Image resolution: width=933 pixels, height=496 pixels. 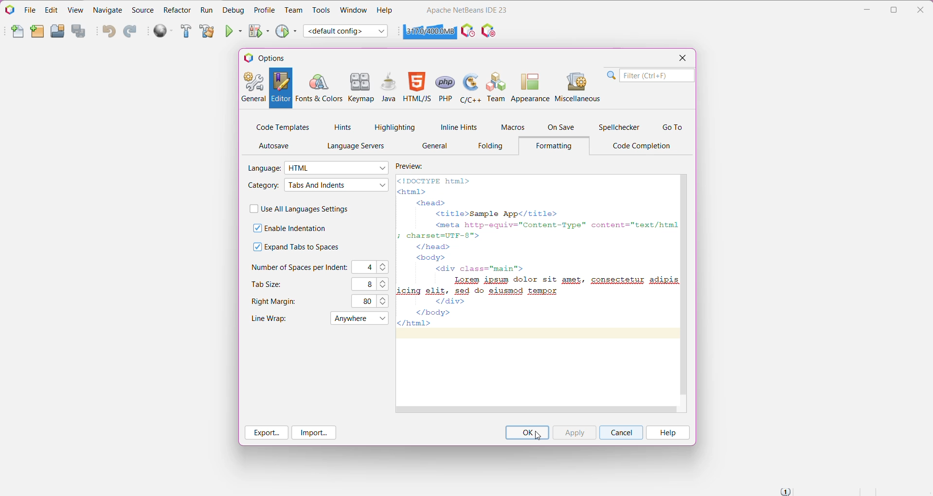 What do you see at coordinates (495, 213) in the screenshot?
I see `<title>Sample App</title>` at bounding box center [495, 213].